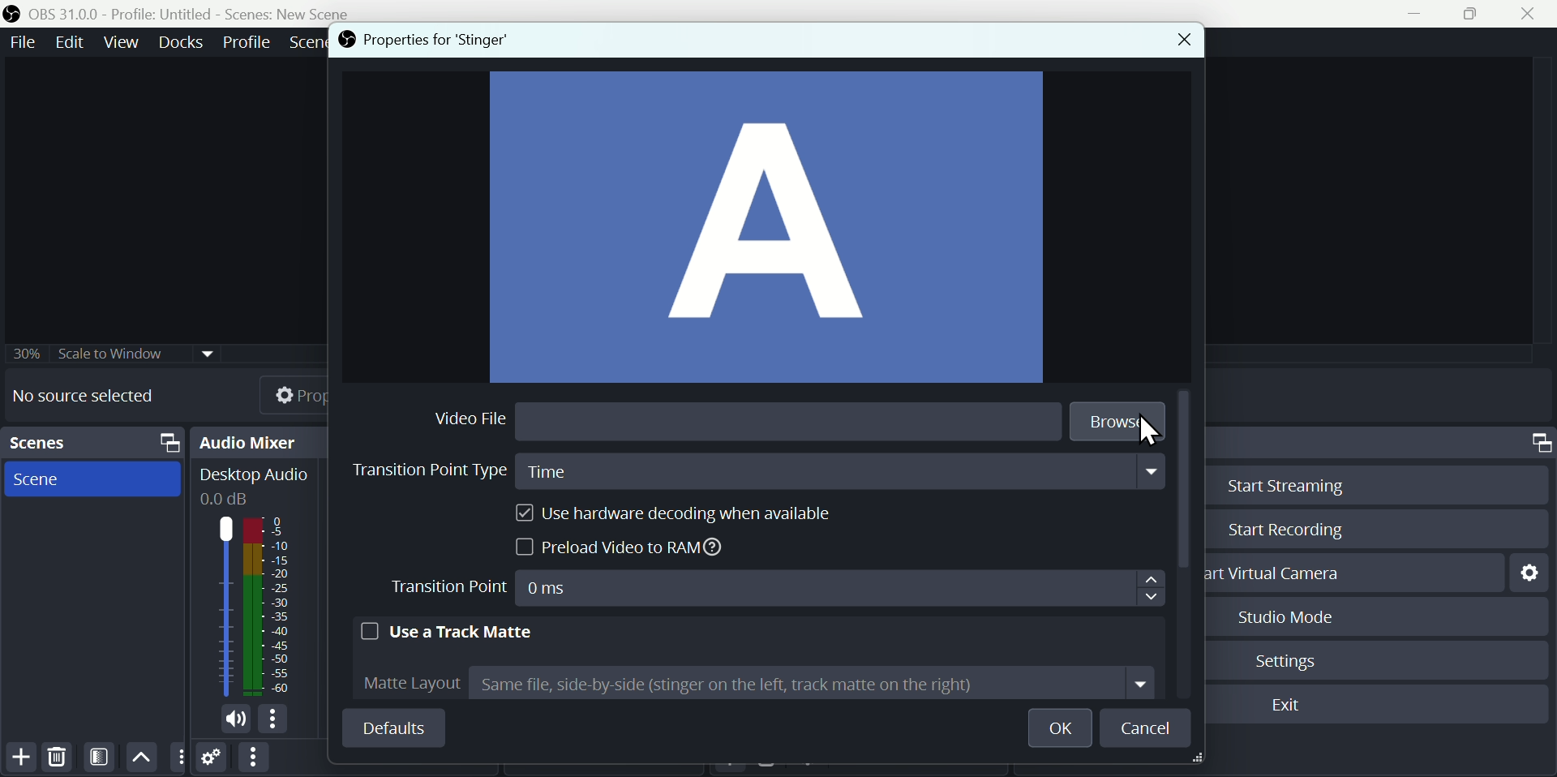 This screenshot has height=777, width=1557. I want to click on A, so click(767, 229).